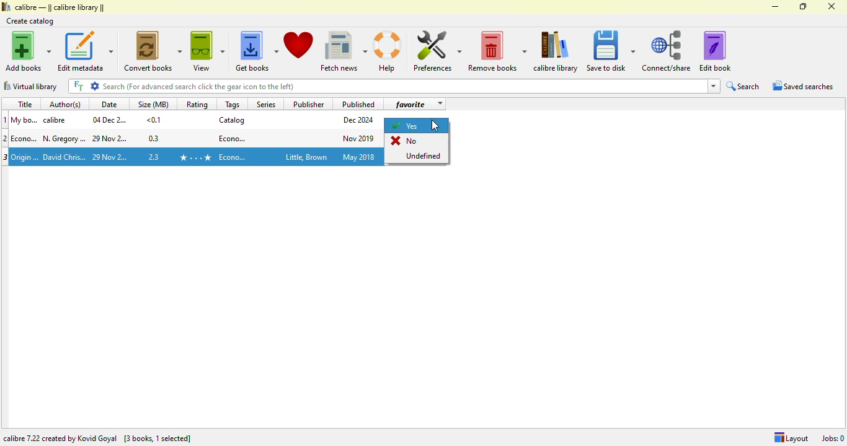 The image size is (847, 446). Describe the element at coordinates (232, 120) in the screenshot. I see `catalog` at that location.